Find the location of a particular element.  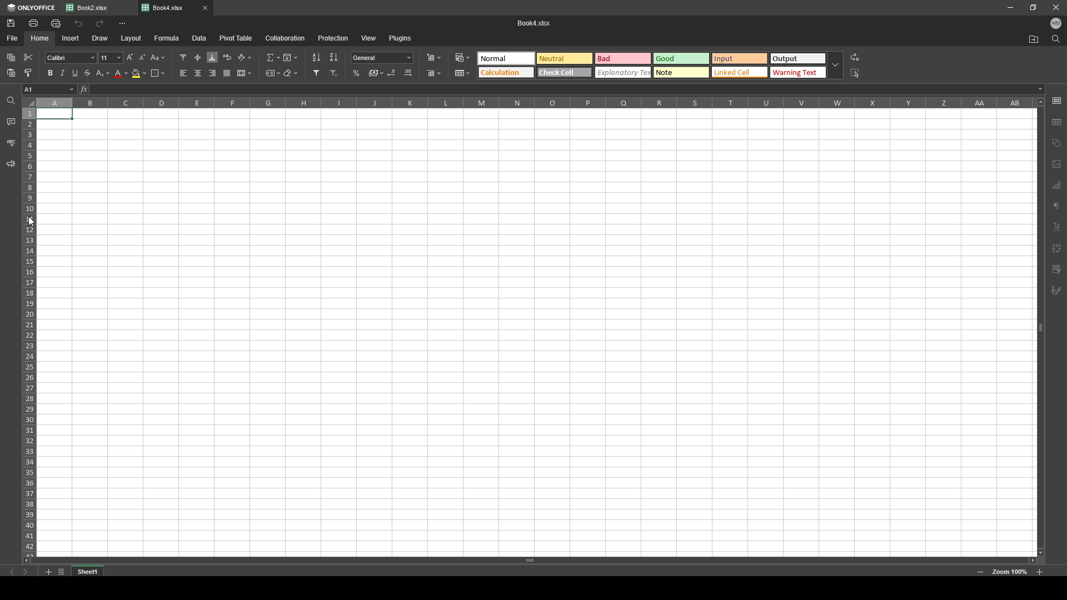

zoom in is located at coordinates (1040, 572).